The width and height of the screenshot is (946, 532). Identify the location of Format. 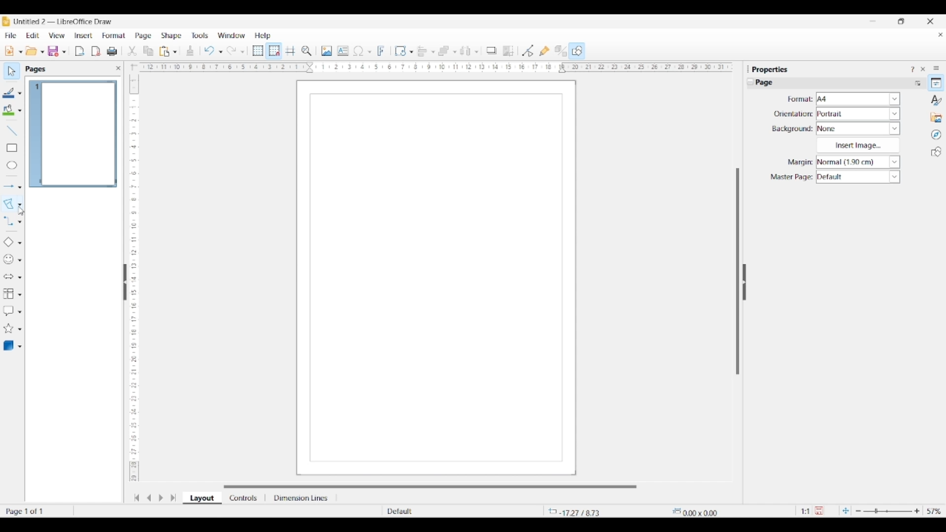
(114, 35).